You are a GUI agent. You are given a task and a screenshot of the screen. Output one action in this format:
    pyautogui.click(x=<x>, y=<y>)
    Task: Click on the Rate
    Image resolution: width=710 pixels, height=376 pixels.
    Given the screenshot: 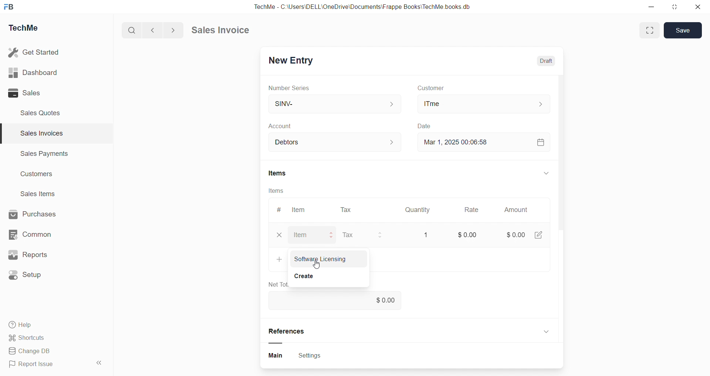 What is the action you would take?
    pyautogui.click(x=473, y=211)
    